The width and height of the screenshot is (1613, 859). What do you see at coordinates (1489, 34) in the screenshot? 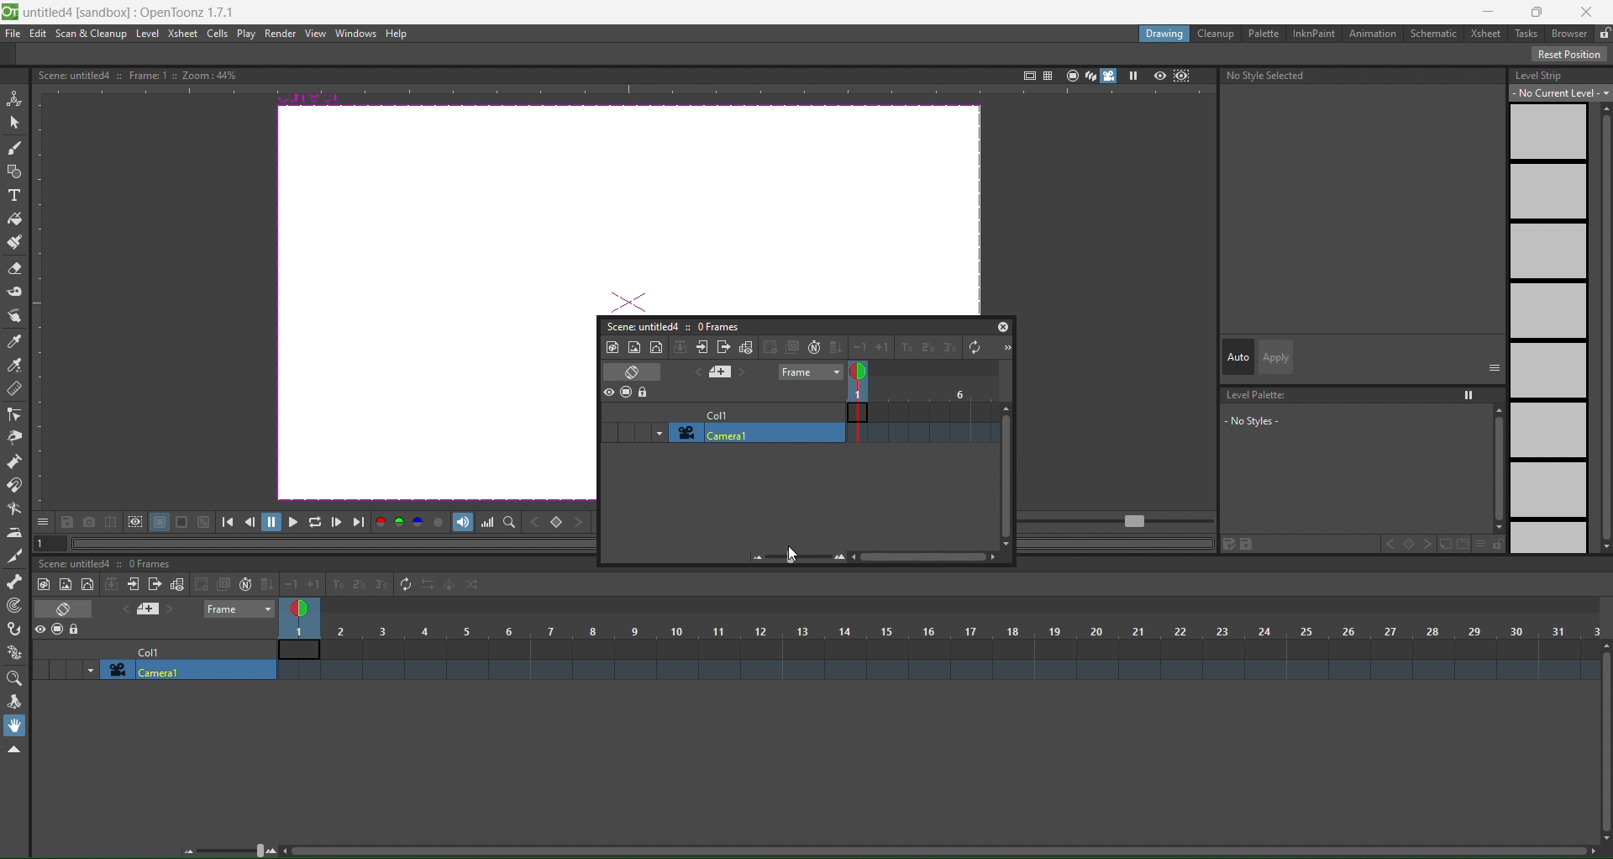
I see `xsheet` at bounding box center [1489, 34].